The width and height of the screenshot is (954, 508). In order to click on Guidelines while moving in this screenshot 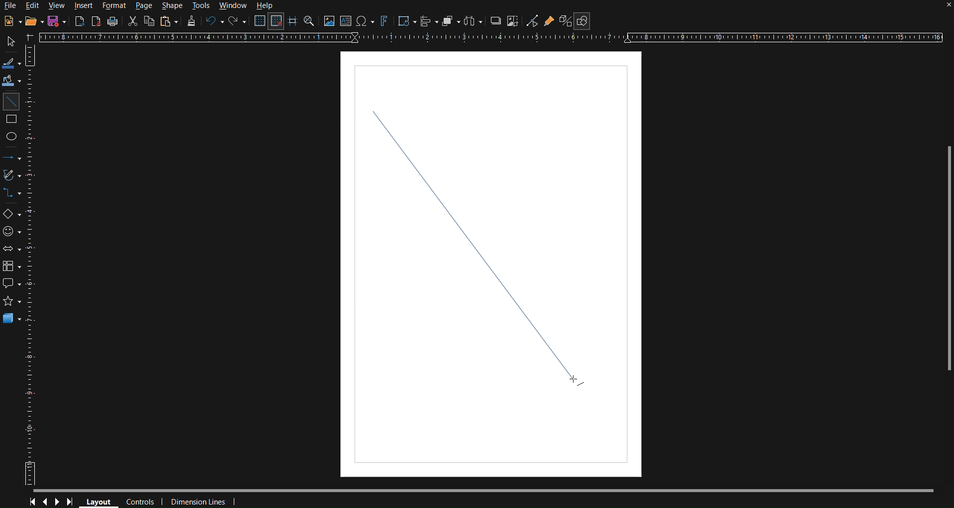, I will do `click(293, 21)`.